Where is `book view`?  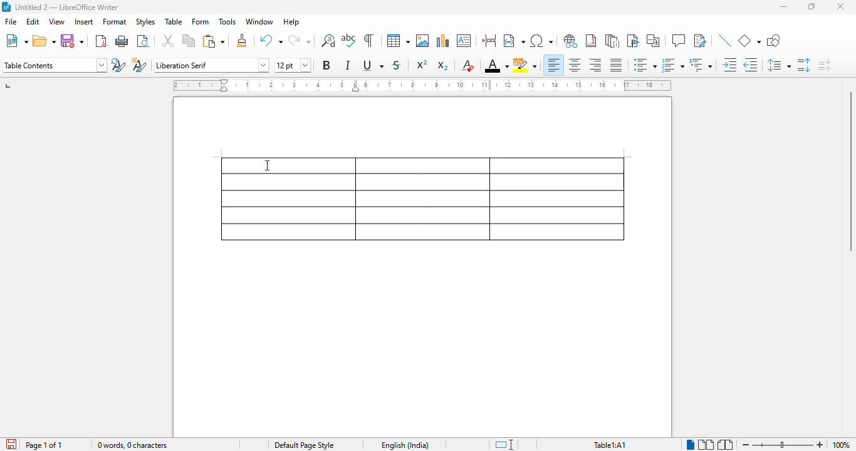 book view is located at coordinates (726, 445).